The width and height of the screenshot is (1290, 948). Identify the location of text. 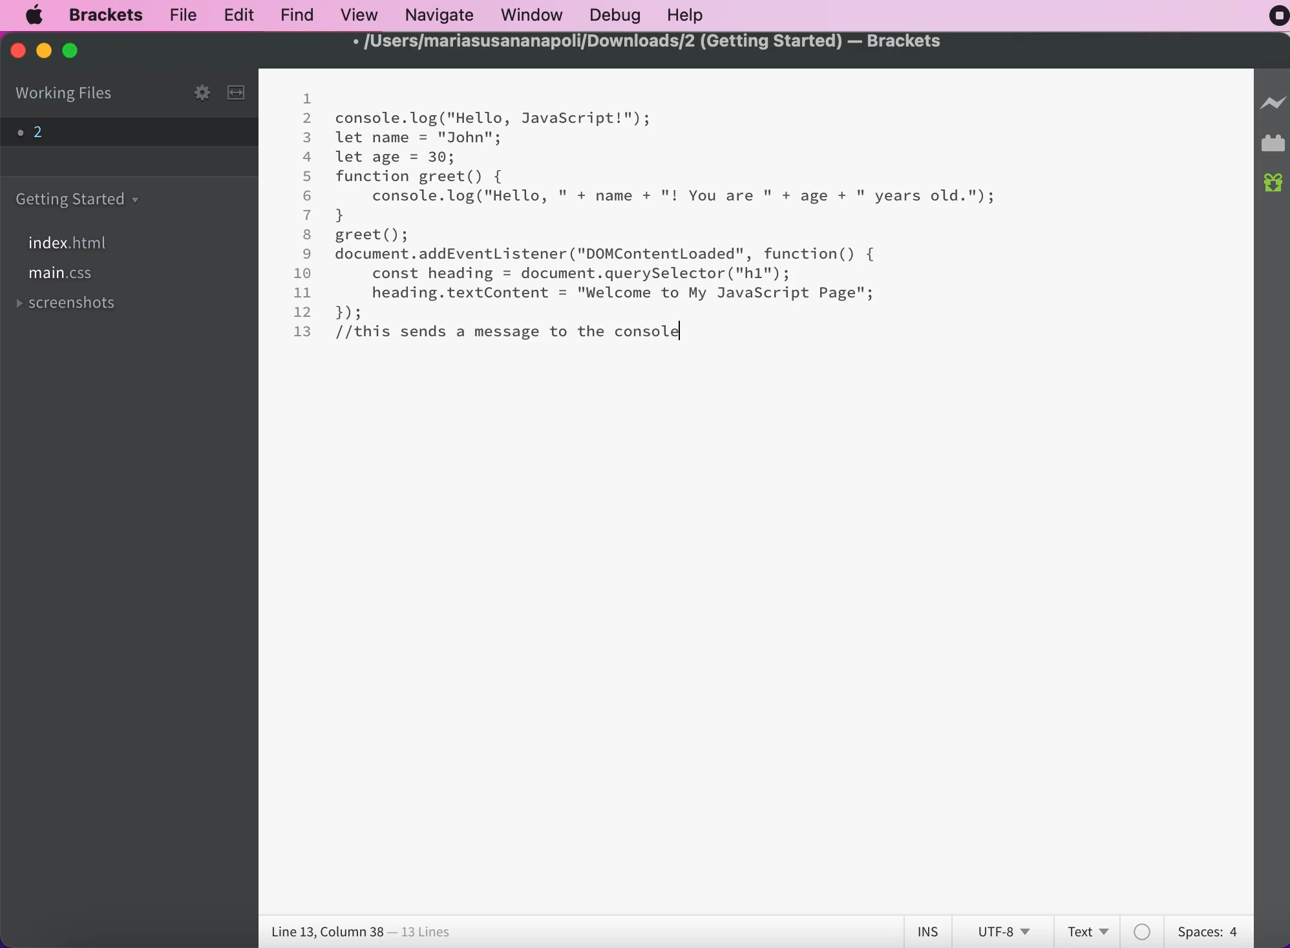
(1088, 930).